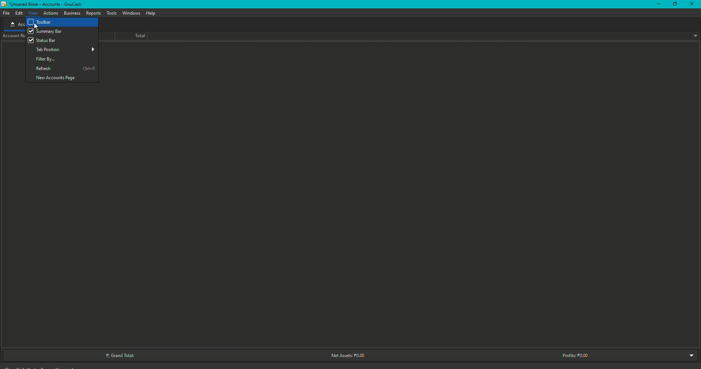 This screenshot has height=369, width=701. What do you see at coordinates (15, 24) in the screenshot?
I see `Accounts` at bounding box center [15, 24].